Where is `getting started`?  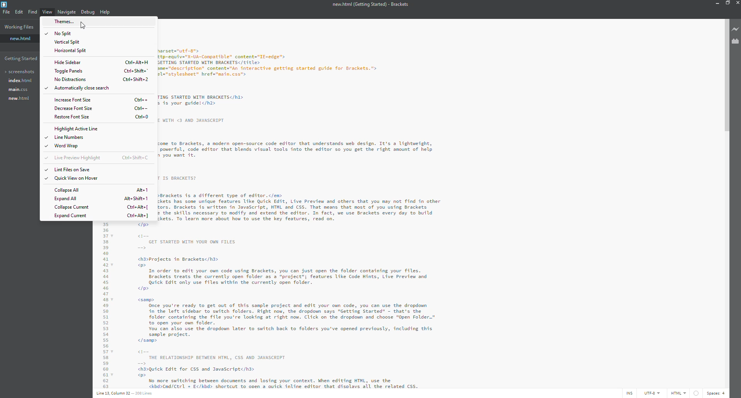 getting started is located at coordinates (24, 59).